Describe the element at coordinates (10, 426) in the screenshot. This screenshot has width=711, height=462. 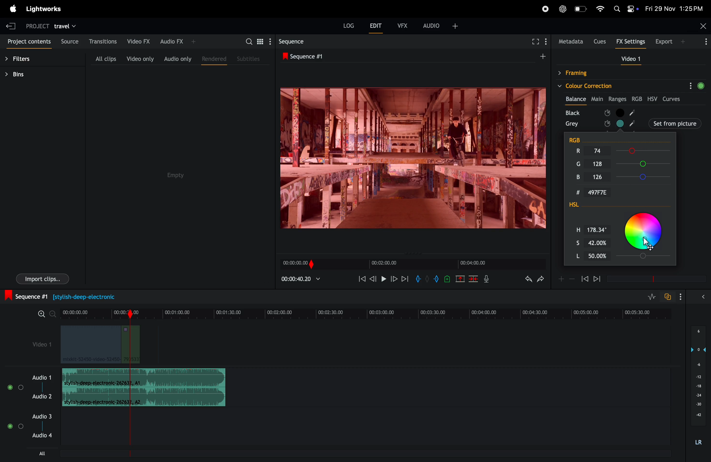
I see `toggle` at that location.